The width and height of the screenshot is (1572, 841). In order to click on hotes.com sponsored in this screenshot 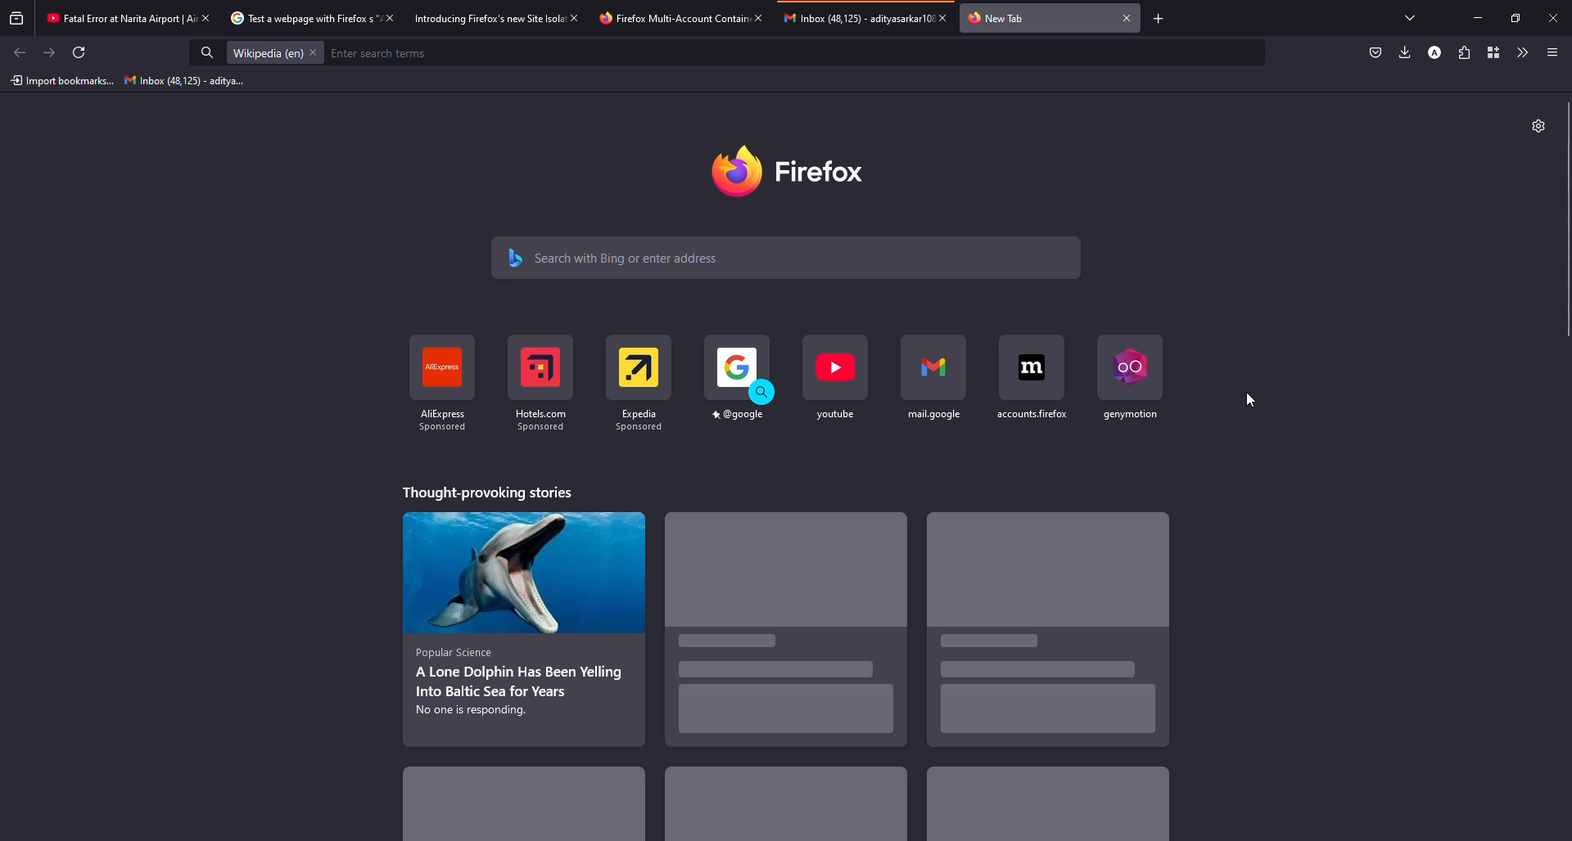, I will do `click(539, 382)`.